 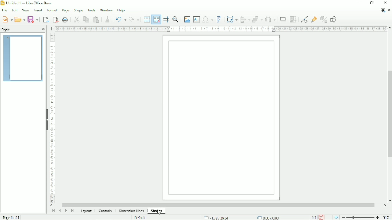 What do you see at coordinates (207, 19) in the screenshot?
I see `Insert special characters` at bounding box center [207, 19].